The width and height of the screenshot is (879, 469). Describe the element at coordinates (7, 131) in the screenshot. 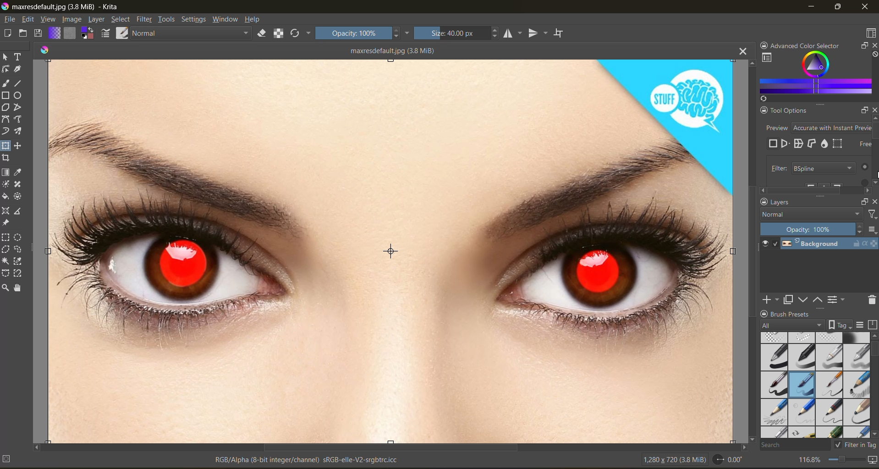

I see `tool` at that location.